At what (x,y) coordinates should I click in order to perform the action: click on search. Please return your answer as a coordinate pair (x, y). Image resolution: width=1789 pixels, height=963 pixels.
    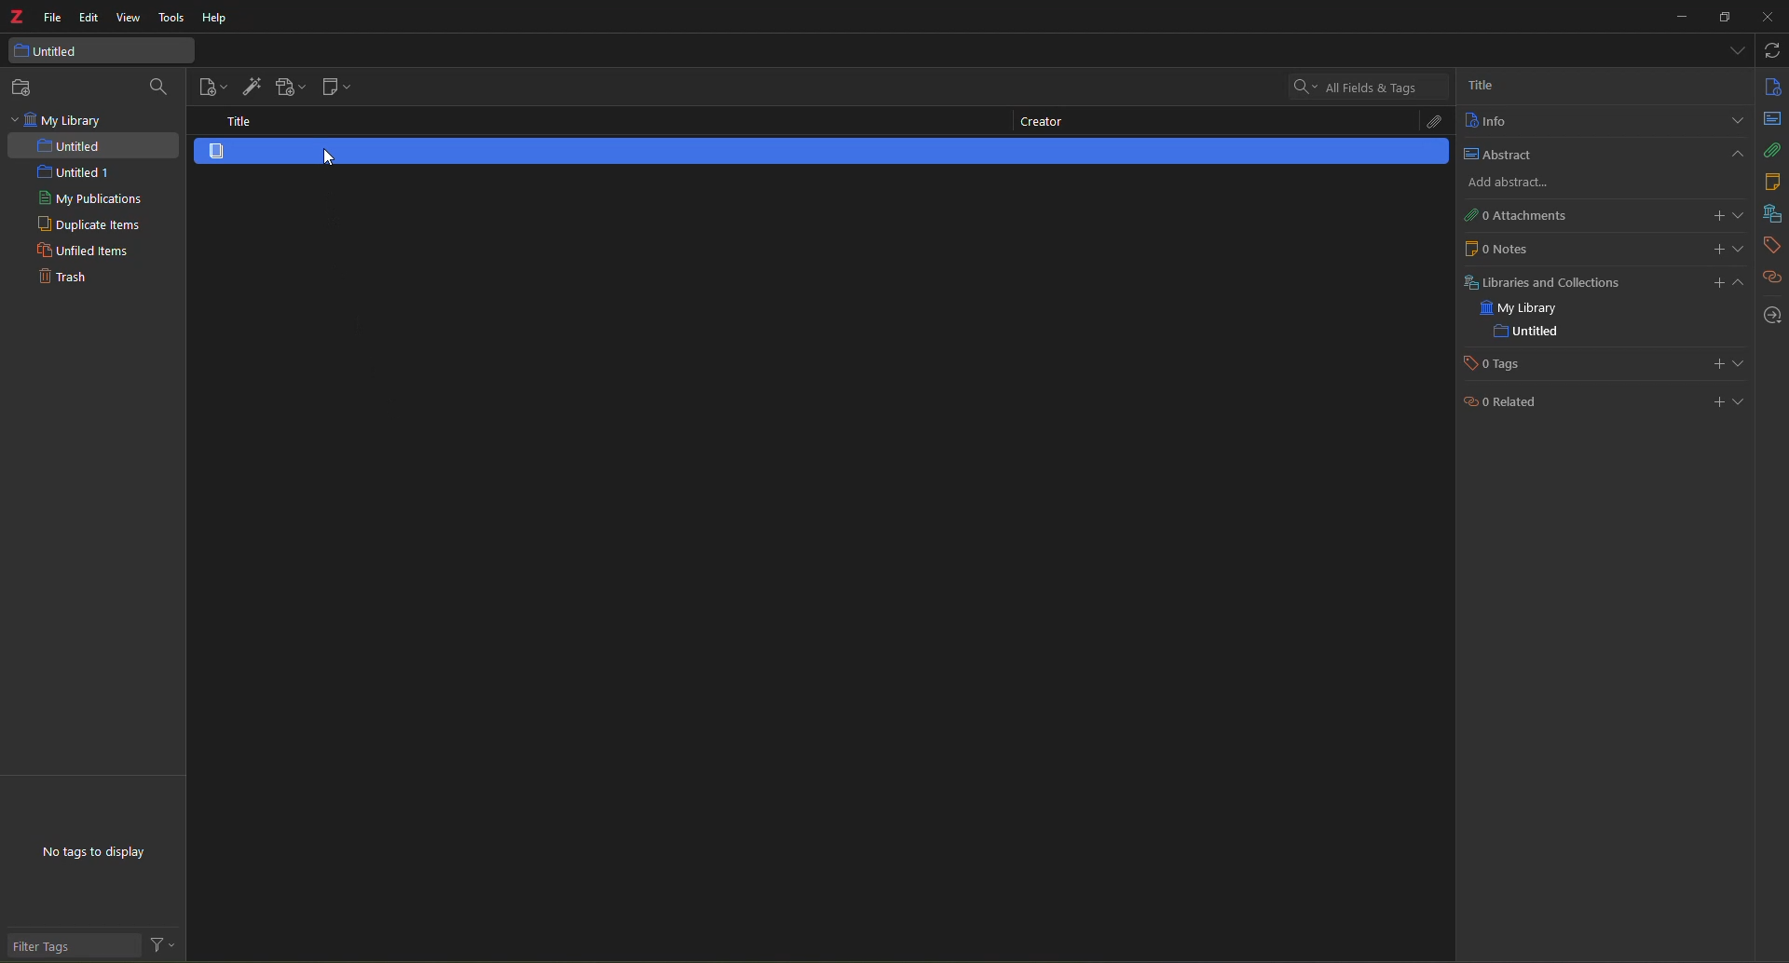
    Looking at the image, I should click on (160, 87).